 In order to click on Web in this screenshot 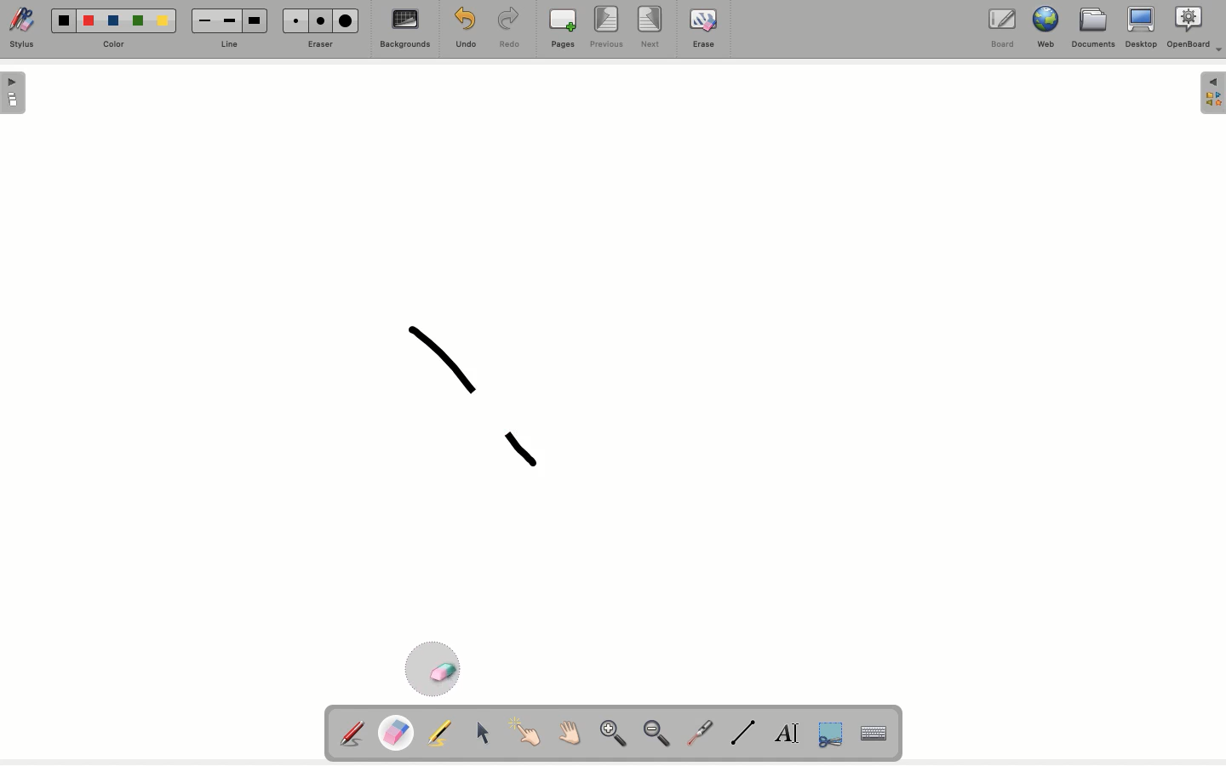, I will do `click(1048, 28)`.